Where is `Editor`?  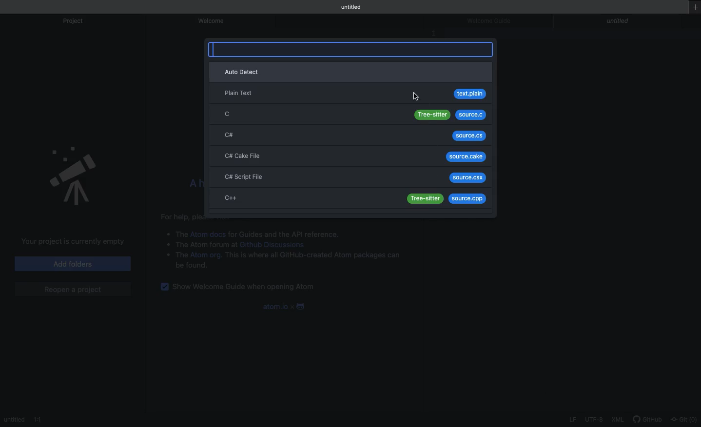
Editor is located at coordinates (25, 419).